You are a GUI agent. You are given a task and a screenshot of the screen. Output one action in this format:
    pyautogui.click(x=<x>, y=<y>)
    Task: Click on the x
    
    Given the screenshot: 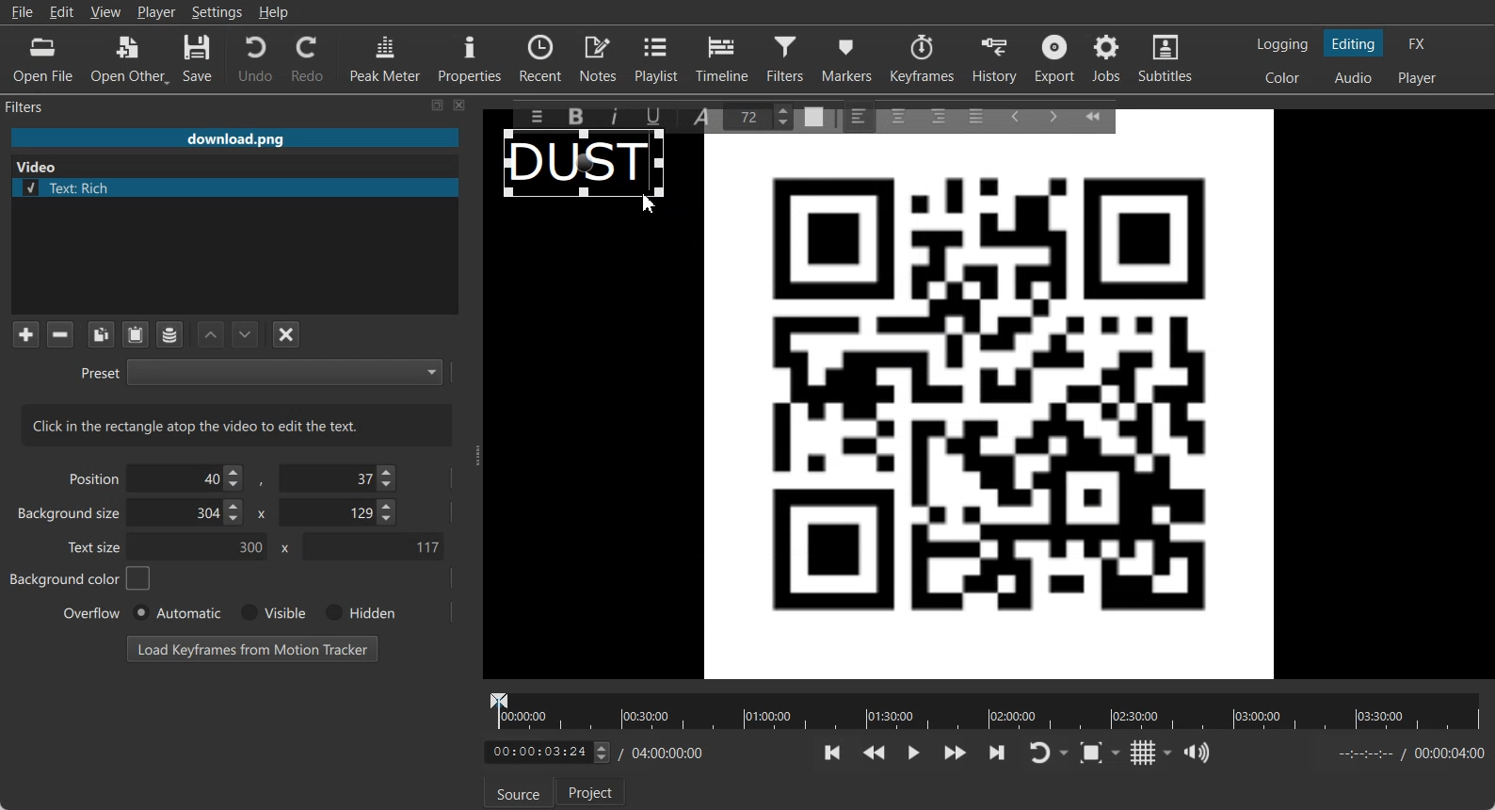 What is the action you would take?
    pyautogui.click(x=281, y=548)
    